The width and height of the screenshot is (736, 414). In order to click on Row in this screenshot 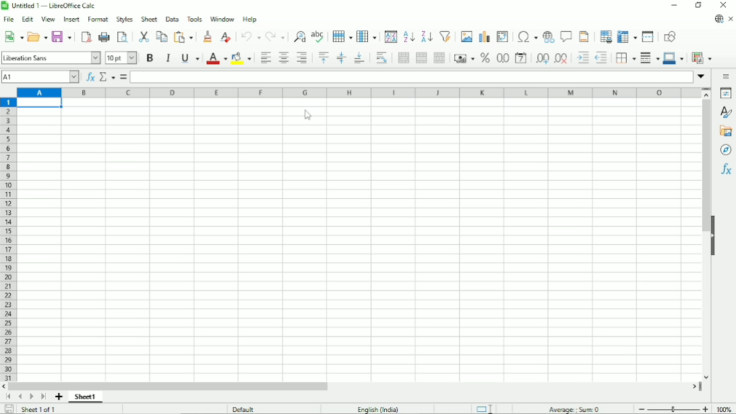, I will do `click(340, 36)`.